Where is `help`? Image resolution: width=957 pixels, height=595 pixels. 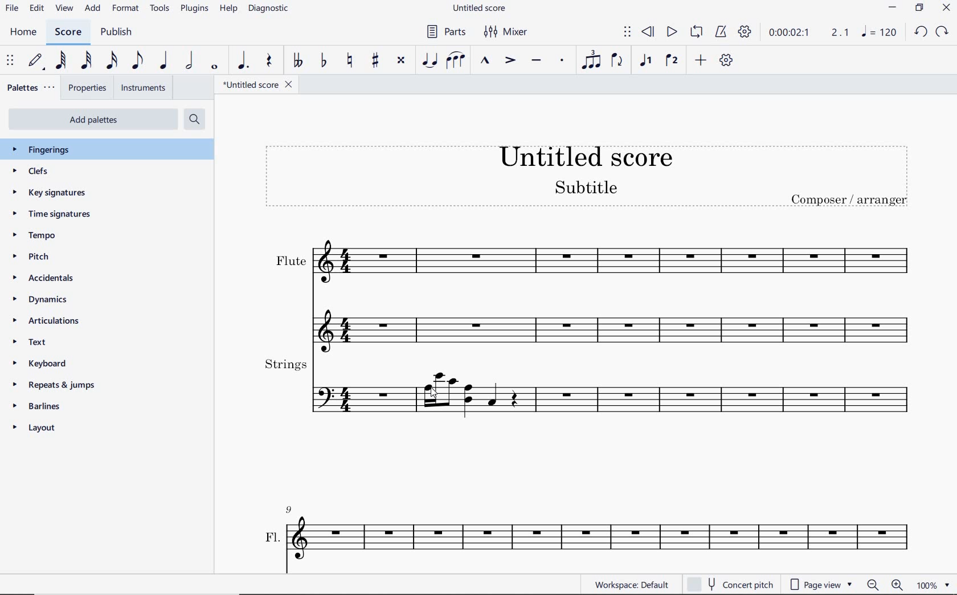
help is located at coordinates (229, 11).